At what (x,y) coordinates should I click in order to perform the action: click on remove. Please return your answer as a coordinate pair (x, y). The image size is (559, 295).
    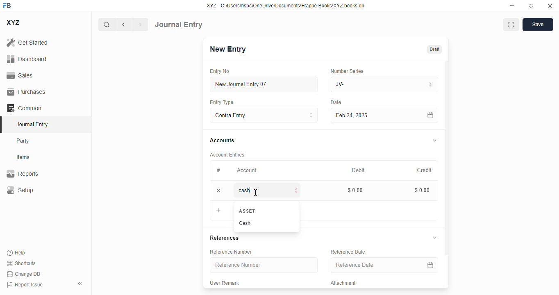
    Looking at the image, I should click on (219, 191).